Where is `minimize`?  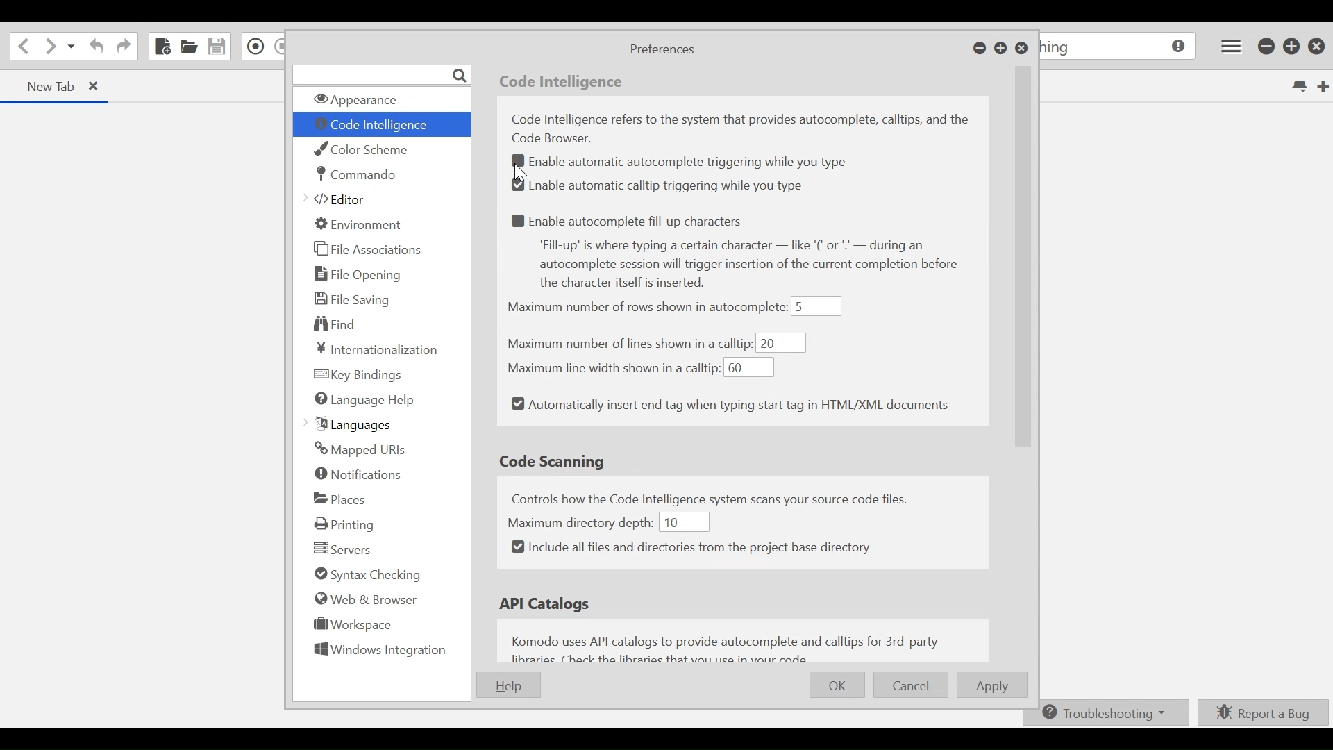 minimize is located at coordinates (1267, 47).